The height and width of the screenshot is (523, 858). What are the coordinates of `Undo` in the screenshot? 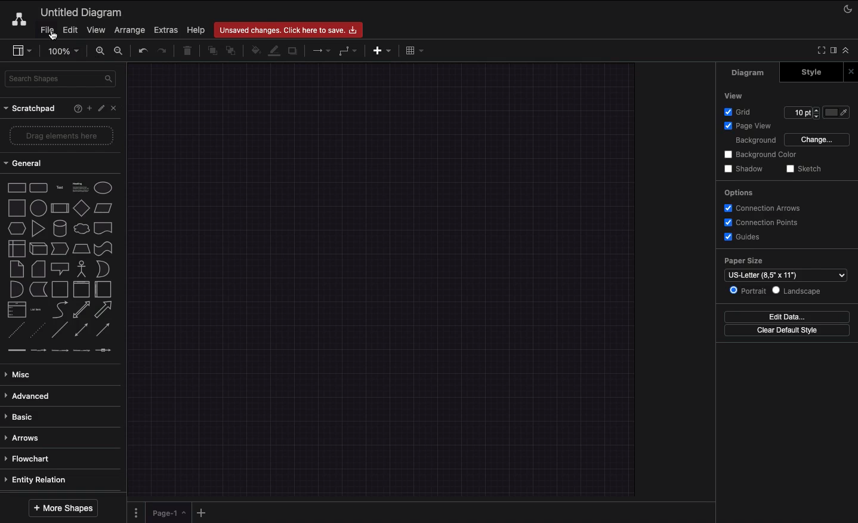 It's located at (142, 50).